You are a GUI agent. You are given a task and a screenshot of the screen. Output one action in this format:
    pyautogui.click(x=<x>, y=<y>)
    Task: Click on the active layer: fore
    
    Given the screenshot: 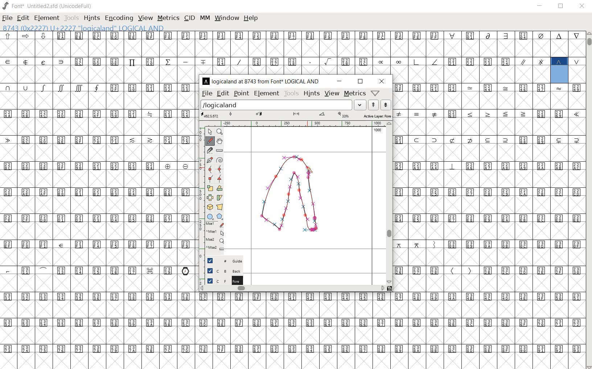 What is the action you would take?
    pyautogui.click(x=296, y=115)
    